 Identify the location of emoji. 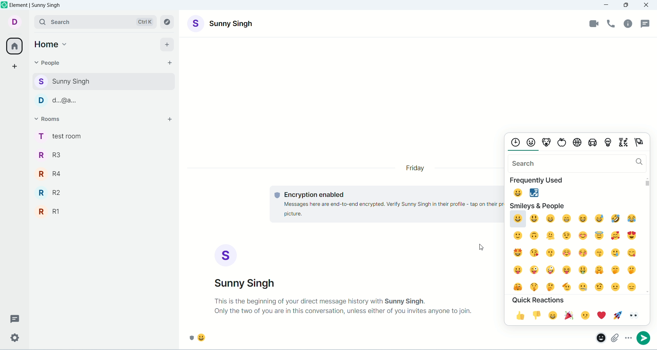
(599, 337).